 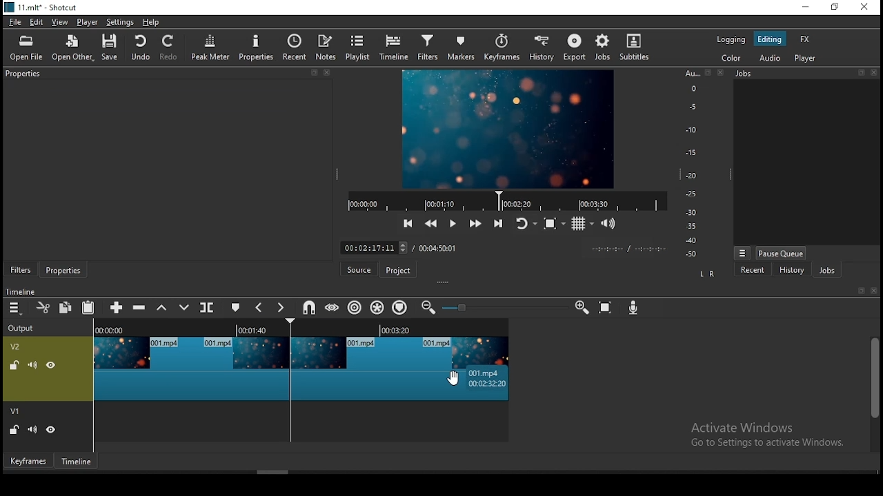 What do you see at coordinates (90, 23) in the screenshot?
I see `player` at bounding box center [90, 23].